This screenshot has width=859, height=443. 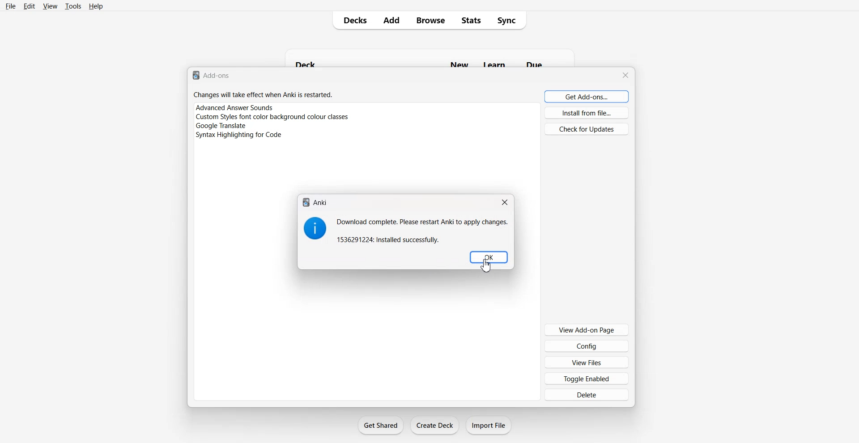 I want to click on Edit, so click(x=29, y=6).